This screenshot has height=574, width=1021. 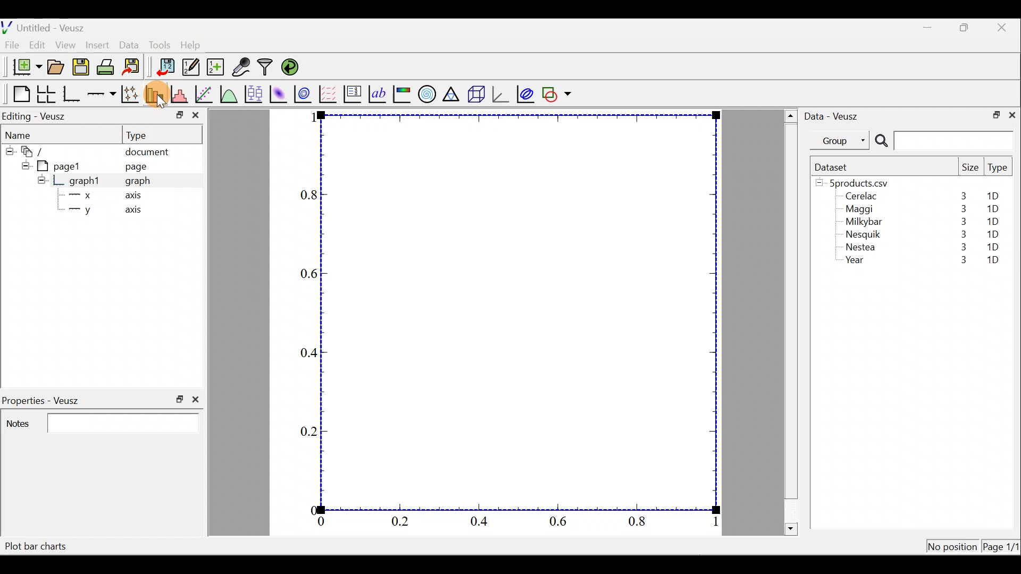 What do you see at coordinates (858, 182) in the screenshot?
I see `5products.csv` at bounding box center [858, 182].